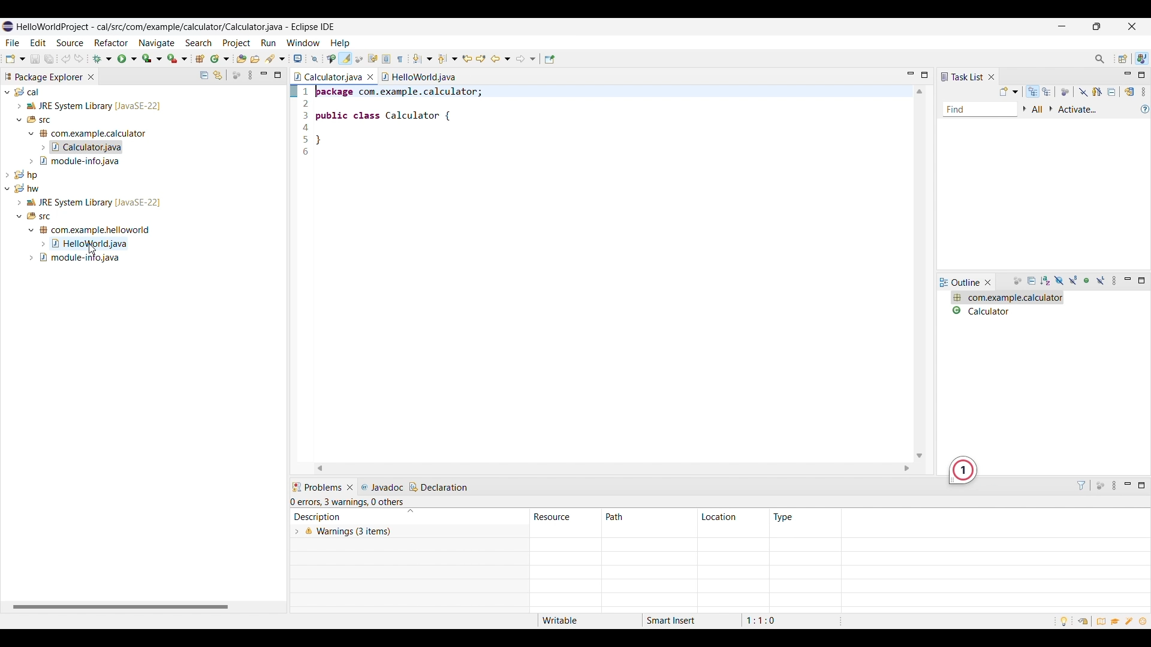 The height and width of the screenshot is (647, 1151). What do you see at coordinates (1141, 59) in the screenshot?
I see `Java, current selection` at bounding box center [1141, 59].